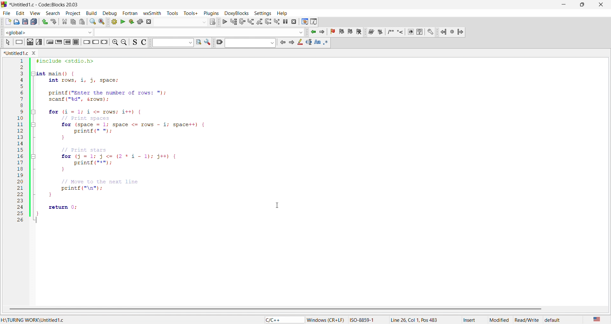 This screenshot has height=324, width=611. I want to click on icon, so click(300, 44).